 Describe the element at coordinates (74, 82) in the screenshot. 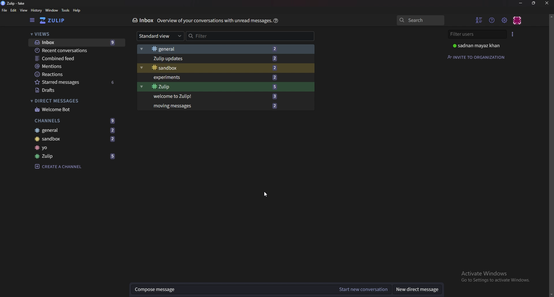

I see `starred messages` at that location.